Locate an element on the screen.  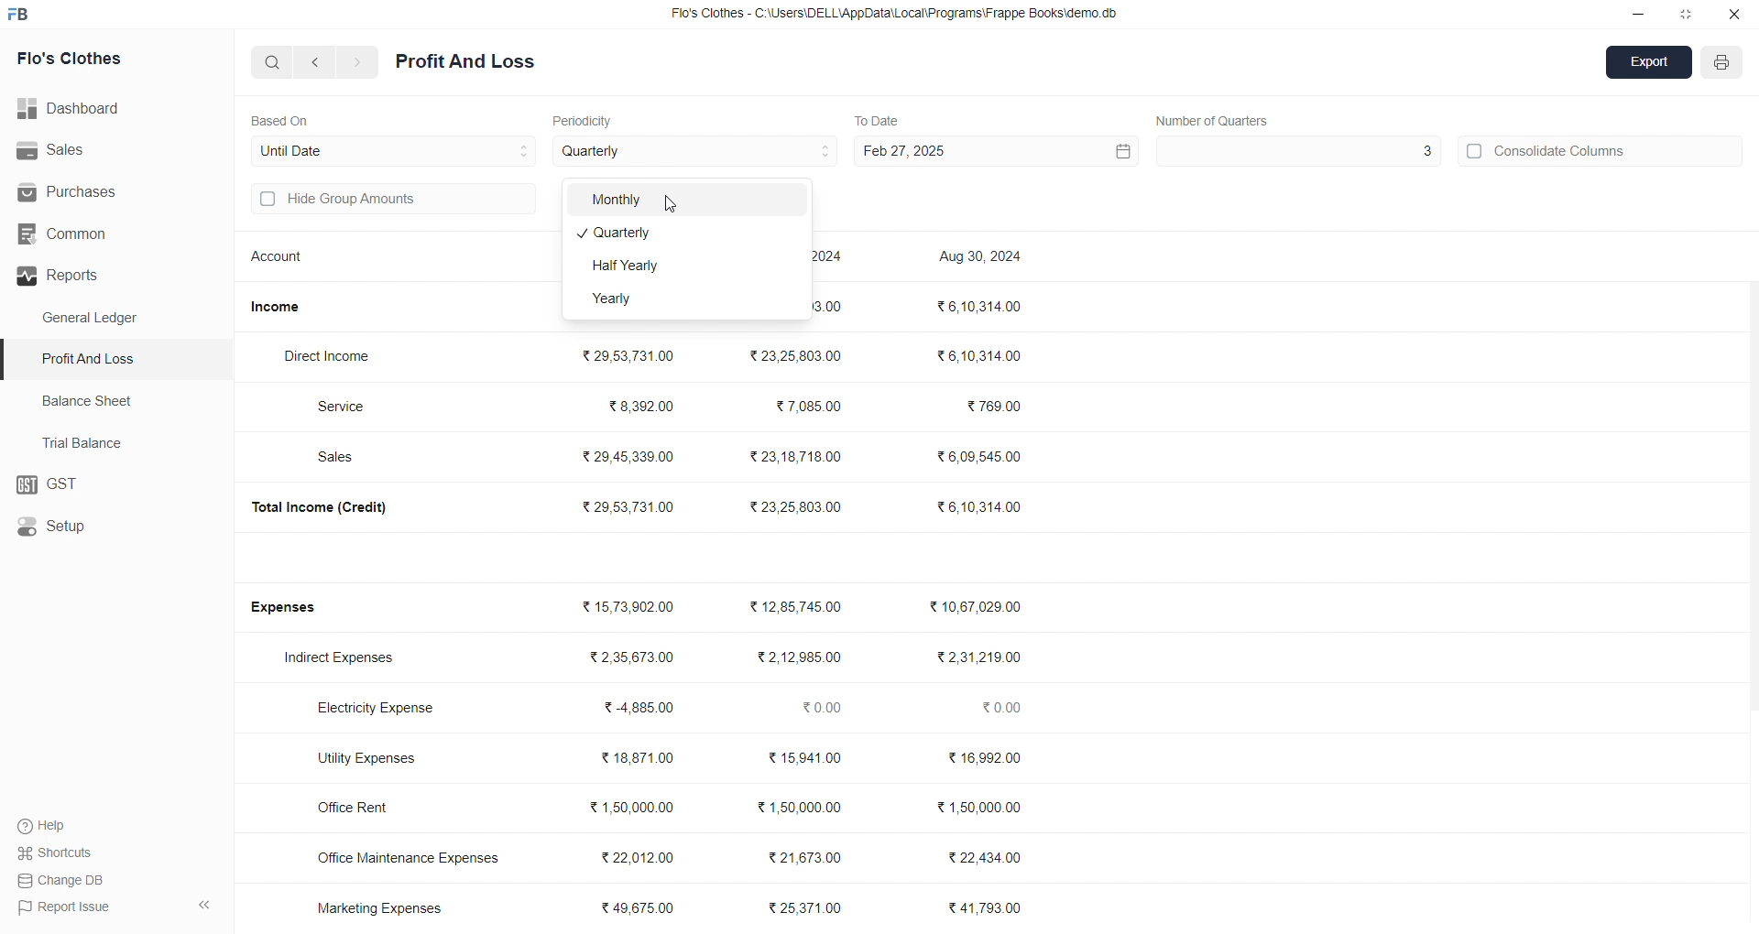
Sales is located at coordinates (104, 151).